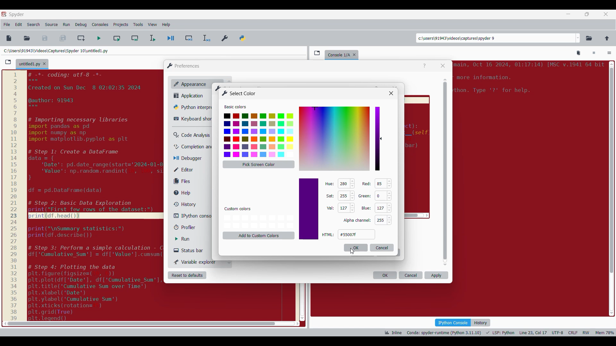 The height and width of the screenshot is (346, 616). I want to click on Indicates basic color options, so click(235, 107).